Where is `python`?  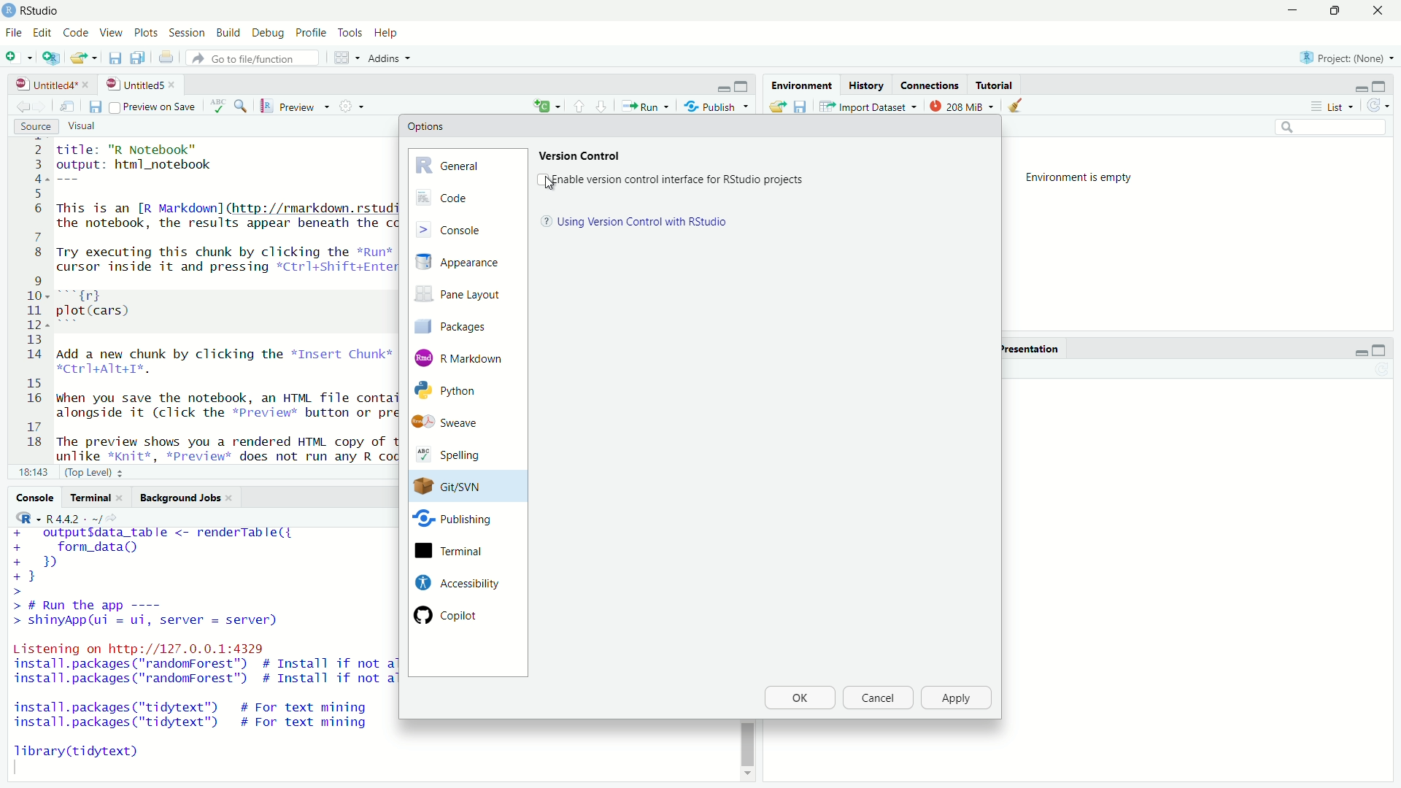
python is located at coordinates (458, 391).